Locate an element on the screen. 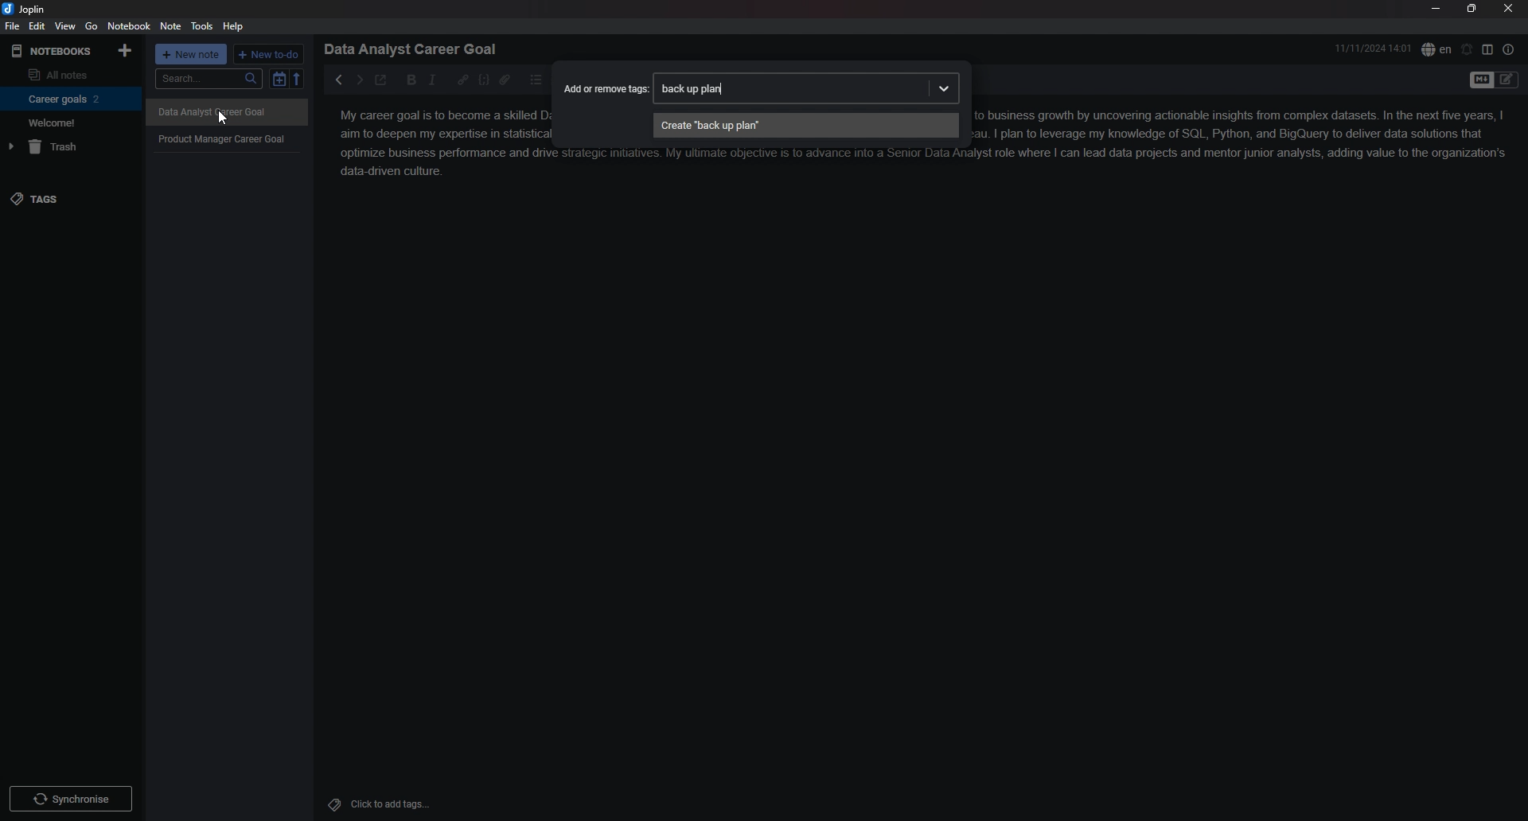  create "back up plan" is located at coordinates (805, 126).